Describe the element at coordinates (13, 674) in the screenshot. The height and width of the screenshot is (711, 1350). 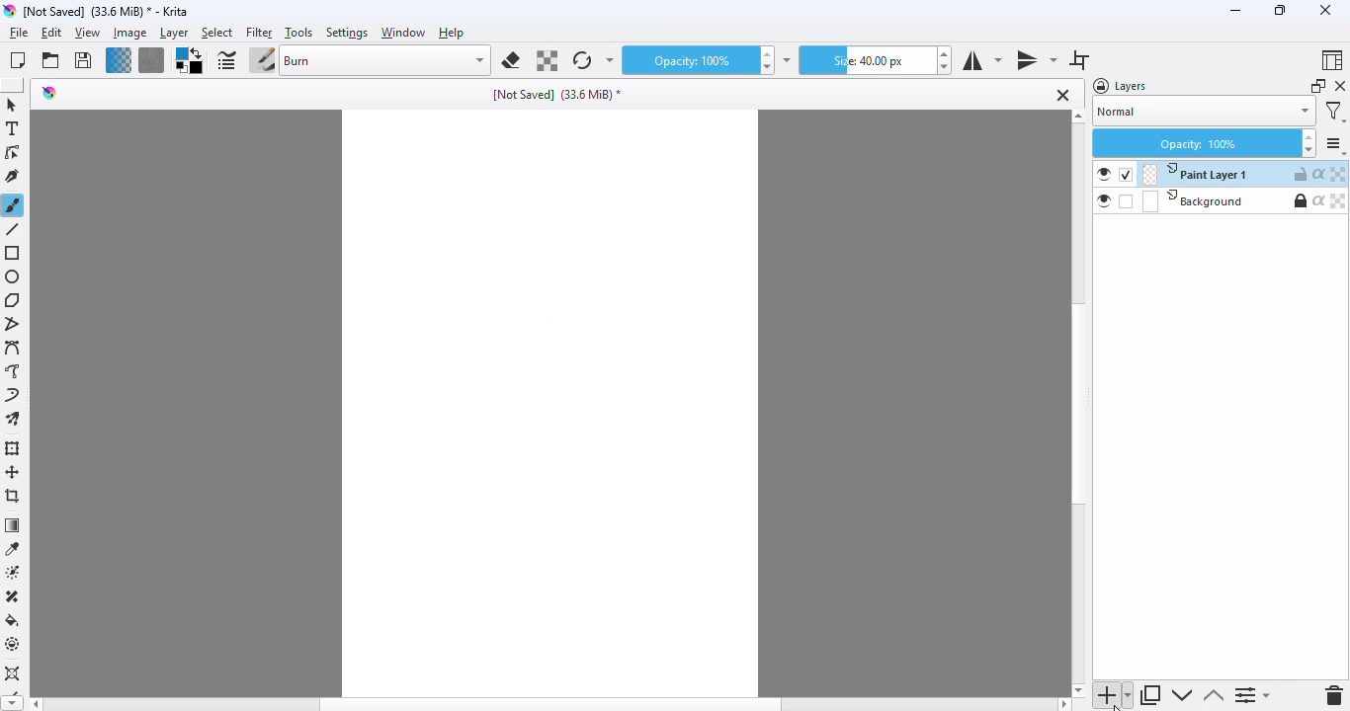
I see `assistant tool` at that location.